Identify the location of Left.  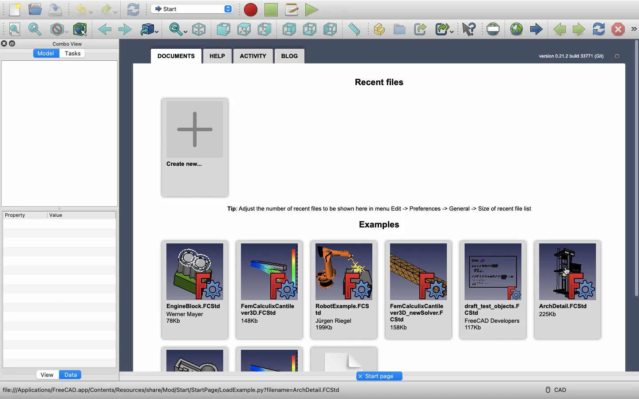
(329, 30).